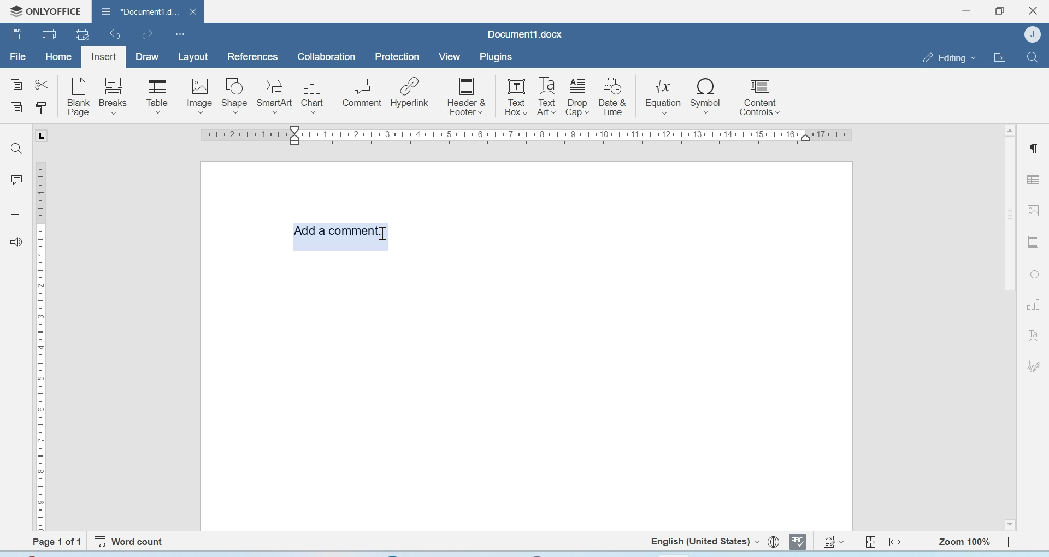  I want to click on Onlyoffice, so click(42, 11).